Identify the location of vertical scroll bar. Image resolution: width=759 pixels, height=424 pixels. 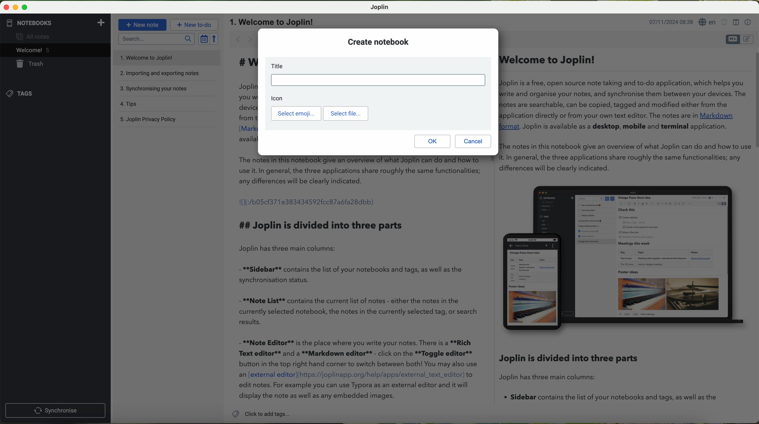
(754, 101).